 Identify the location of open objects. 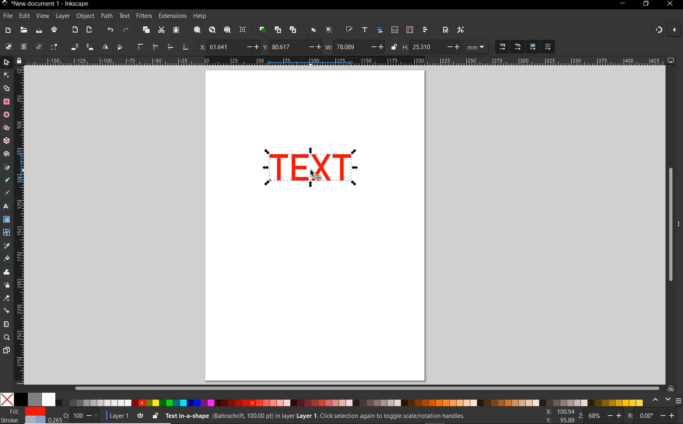
(380, 31).